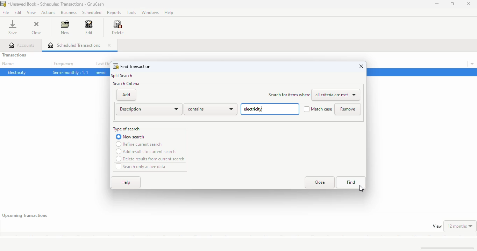 The height and width of the screenshot is (251, 477). Describe the element at coordinates (48, 13) in the screenshot. I see `actions` at that location.